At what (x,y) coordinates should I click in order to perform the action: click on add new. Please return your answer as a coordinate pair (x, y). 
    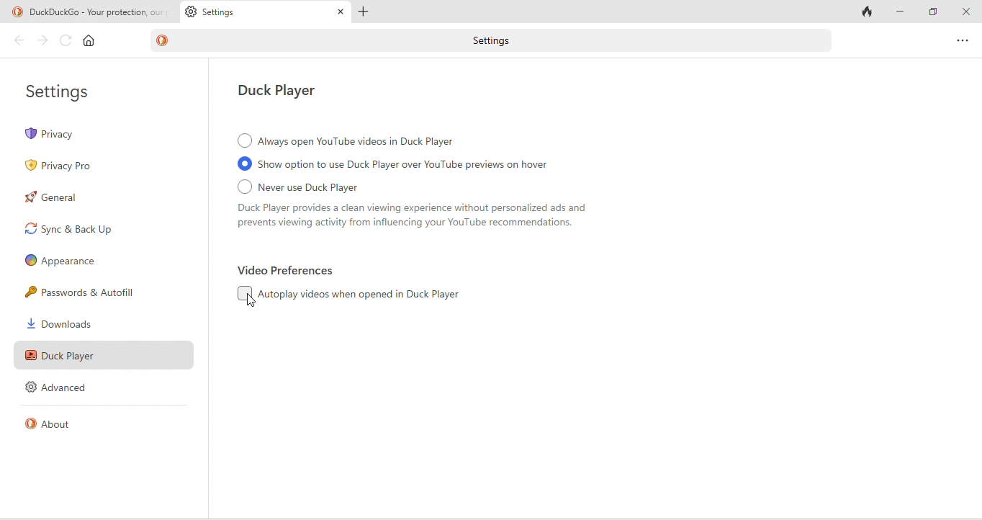
    Looking at the image, I should click on (369, 12).